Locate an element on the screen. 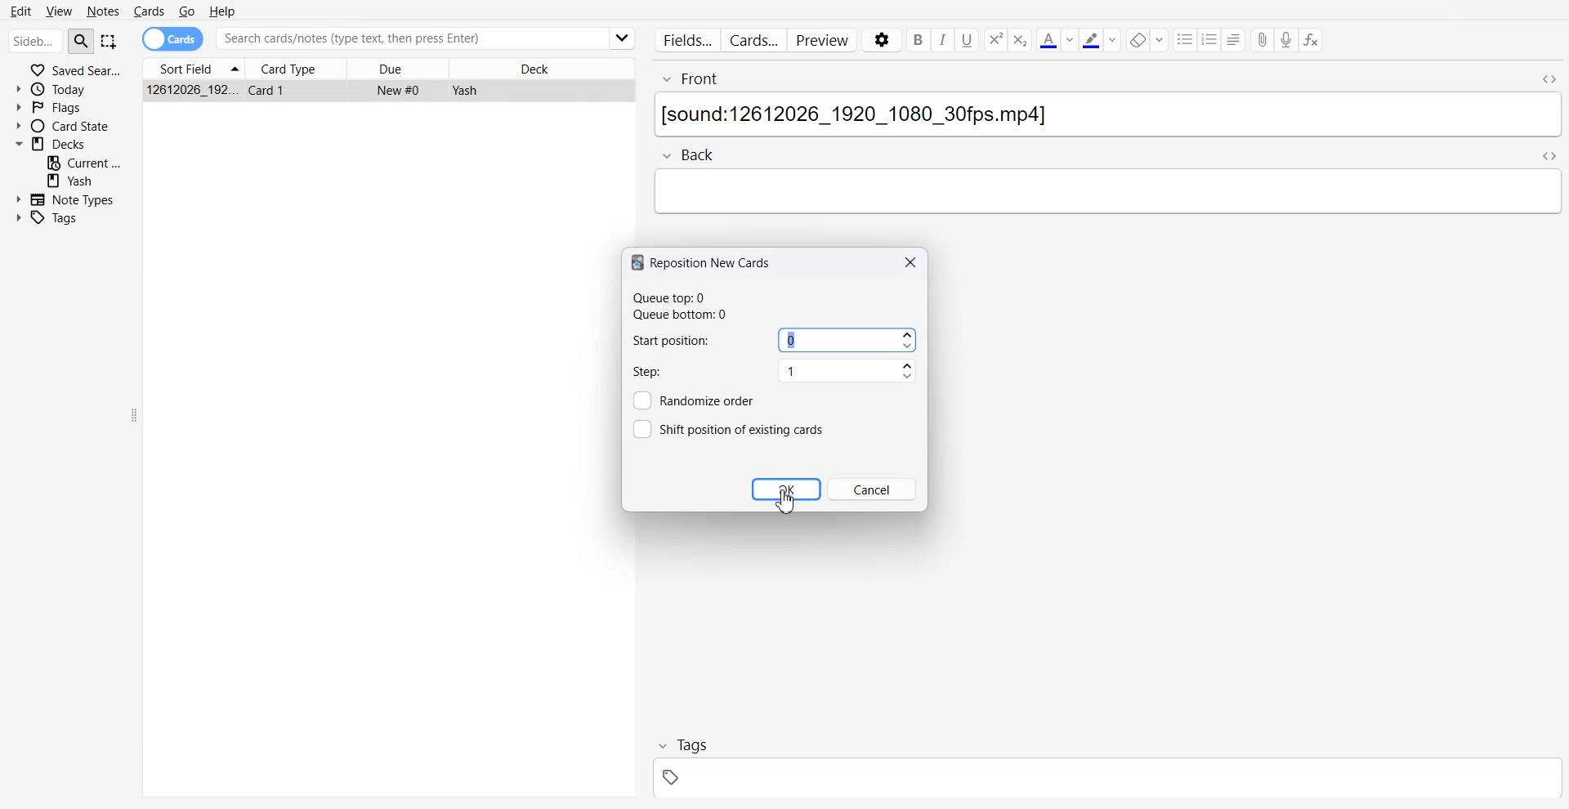 Image resolution: width=1569 pixels, height=809 pixels. Settings is located at coordinates (880, 41).